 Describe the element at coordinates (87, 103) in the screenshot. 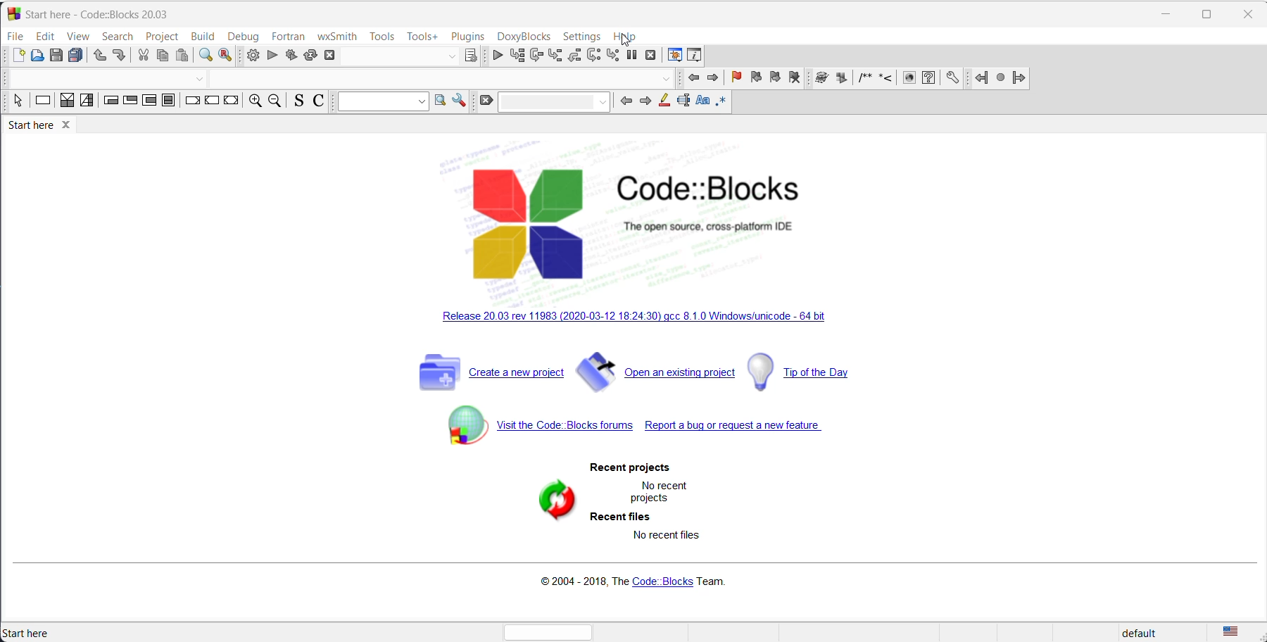

I see `selection` at that location.